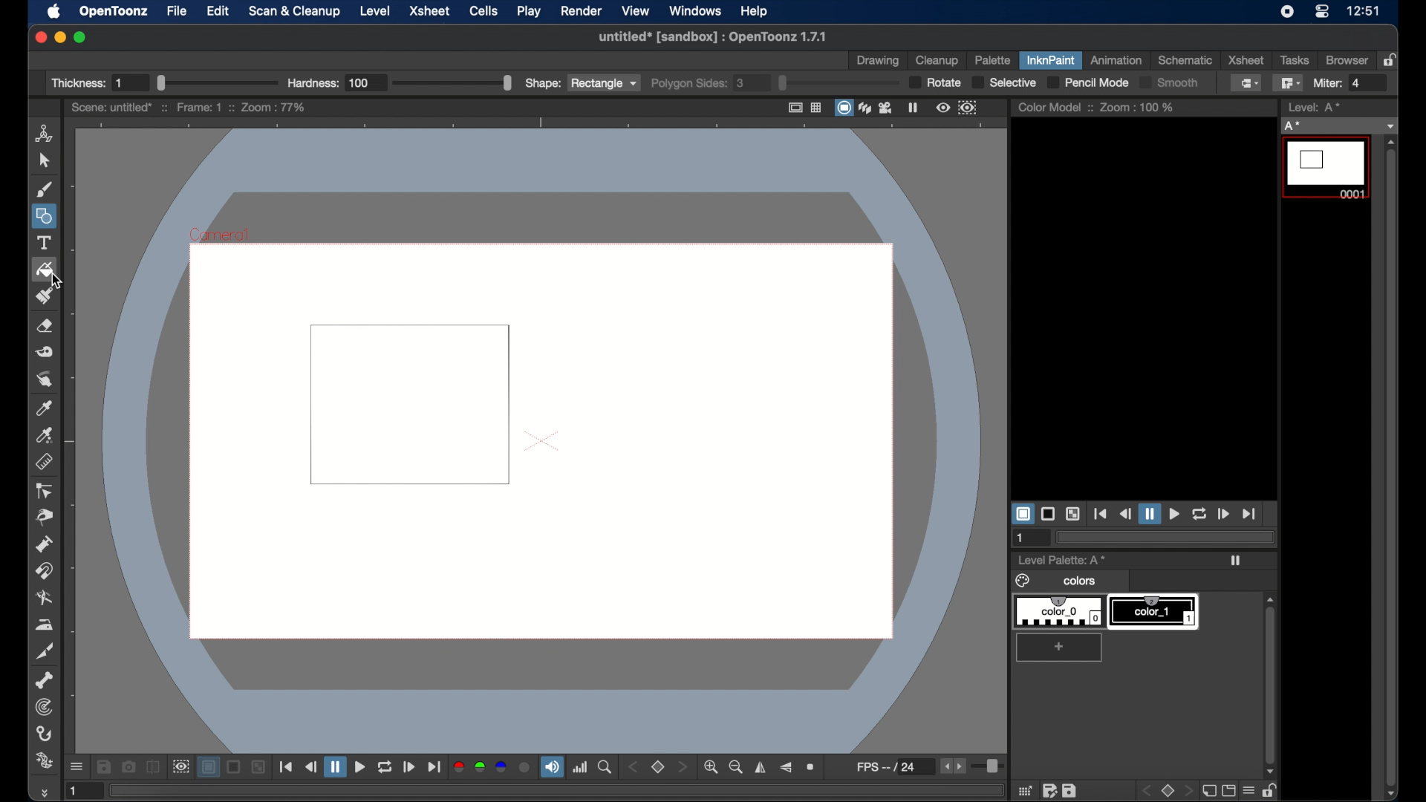  What do you see at coordinates (710, 36) in the screenshot?
I see `untitled* [sandbox] : OpenToonz 1.7.1` at bounding box center [710, 36].